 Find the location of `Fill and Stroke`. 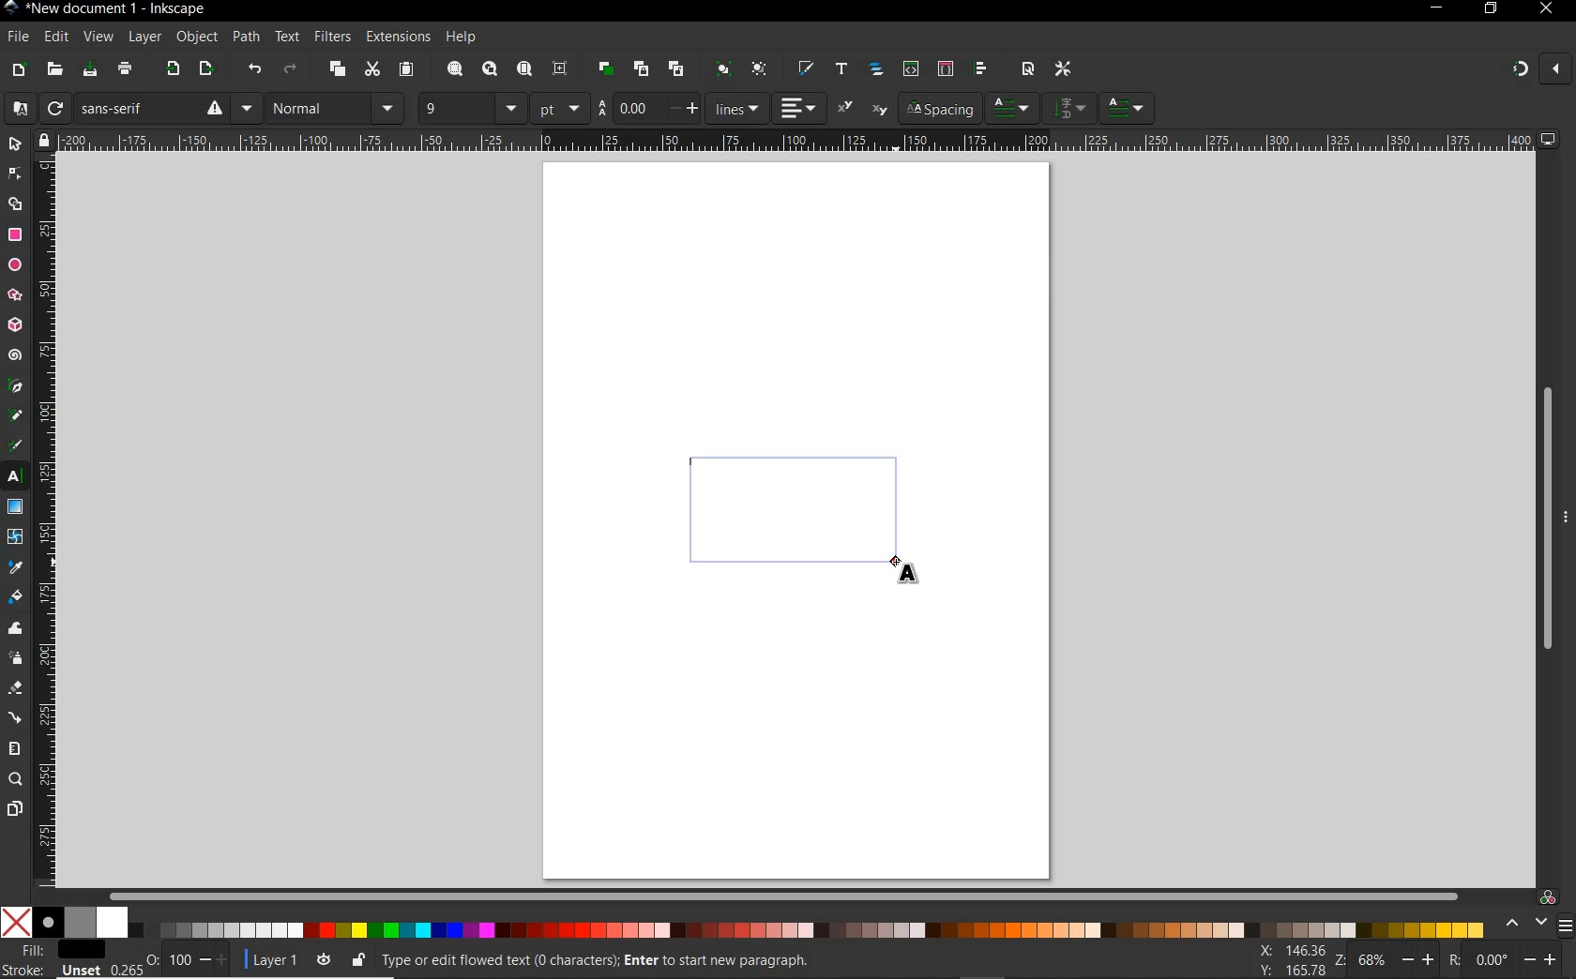

Fill and Stroke is located at coordinates (59, 950).